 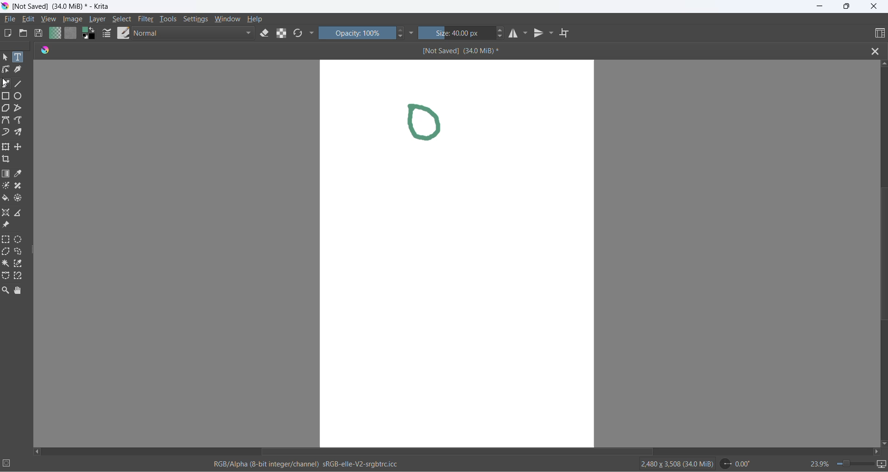 I want to click on app icon, so click(x=6, y=7).